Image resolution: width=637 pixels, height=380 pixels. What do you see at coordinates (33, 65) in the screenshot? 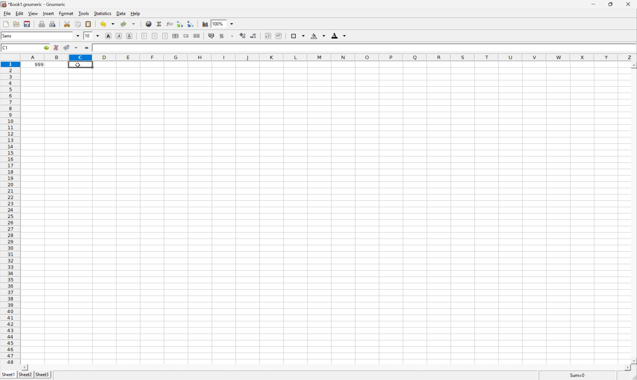
I see `999` at bounding box center [33, 65].